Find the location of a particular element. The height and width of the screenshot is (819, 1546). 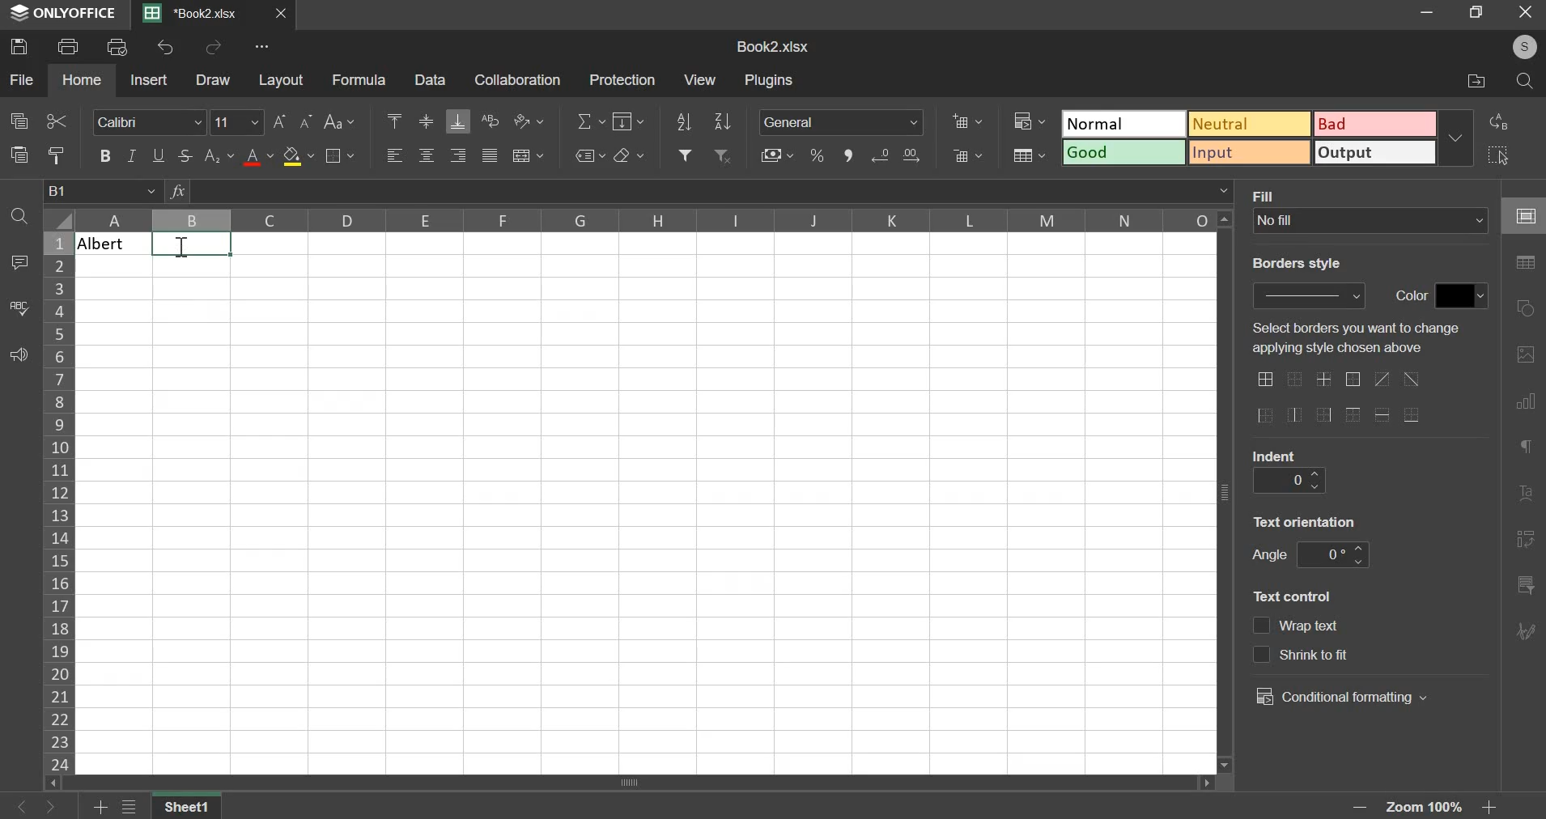

borders is located at coordinates (338, 155).